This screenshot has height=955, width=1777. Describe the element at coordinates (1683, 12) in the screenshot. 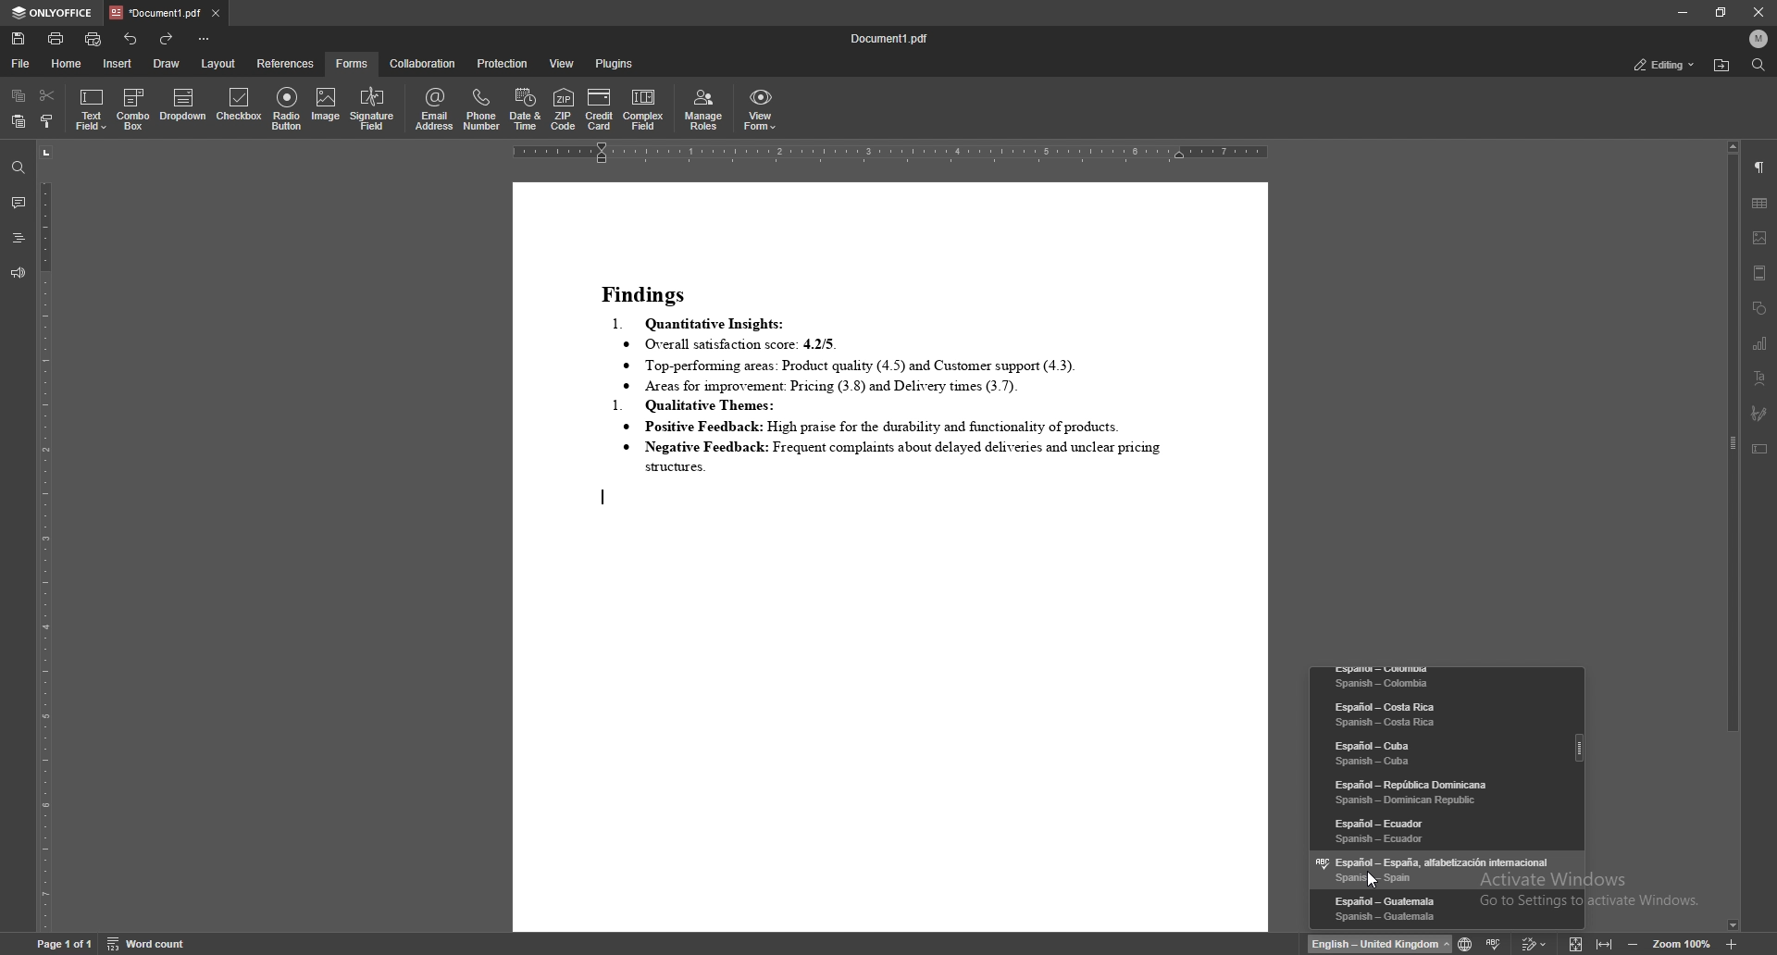

I see `minimize` at that location.